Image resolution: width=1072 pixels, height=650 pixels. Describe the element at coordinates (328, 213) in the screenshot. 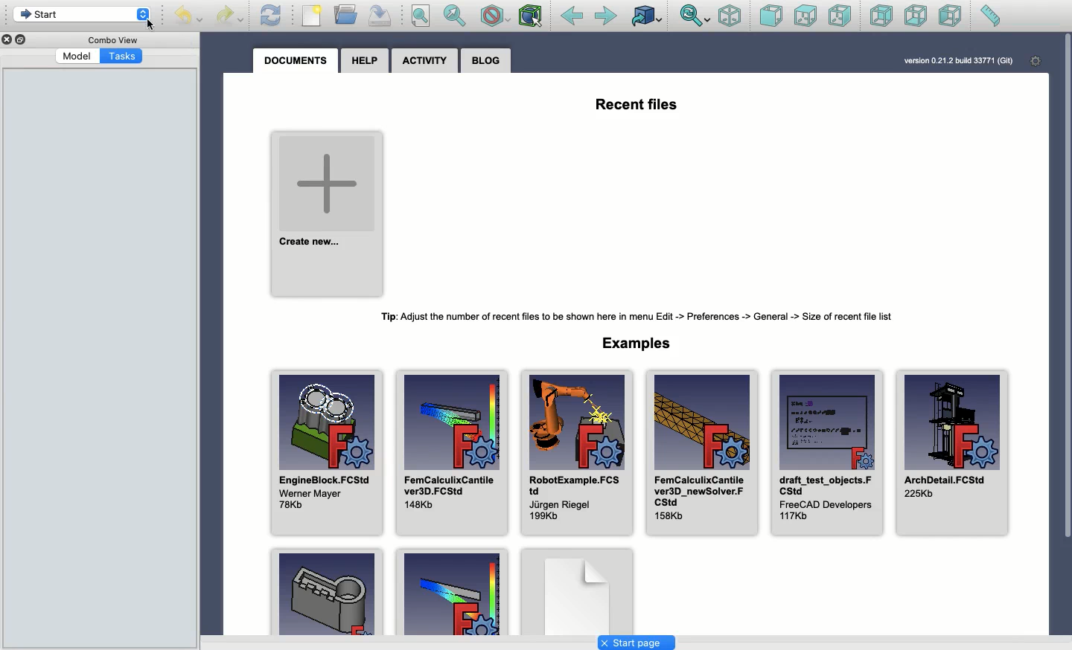

I see `Create new` at that location.